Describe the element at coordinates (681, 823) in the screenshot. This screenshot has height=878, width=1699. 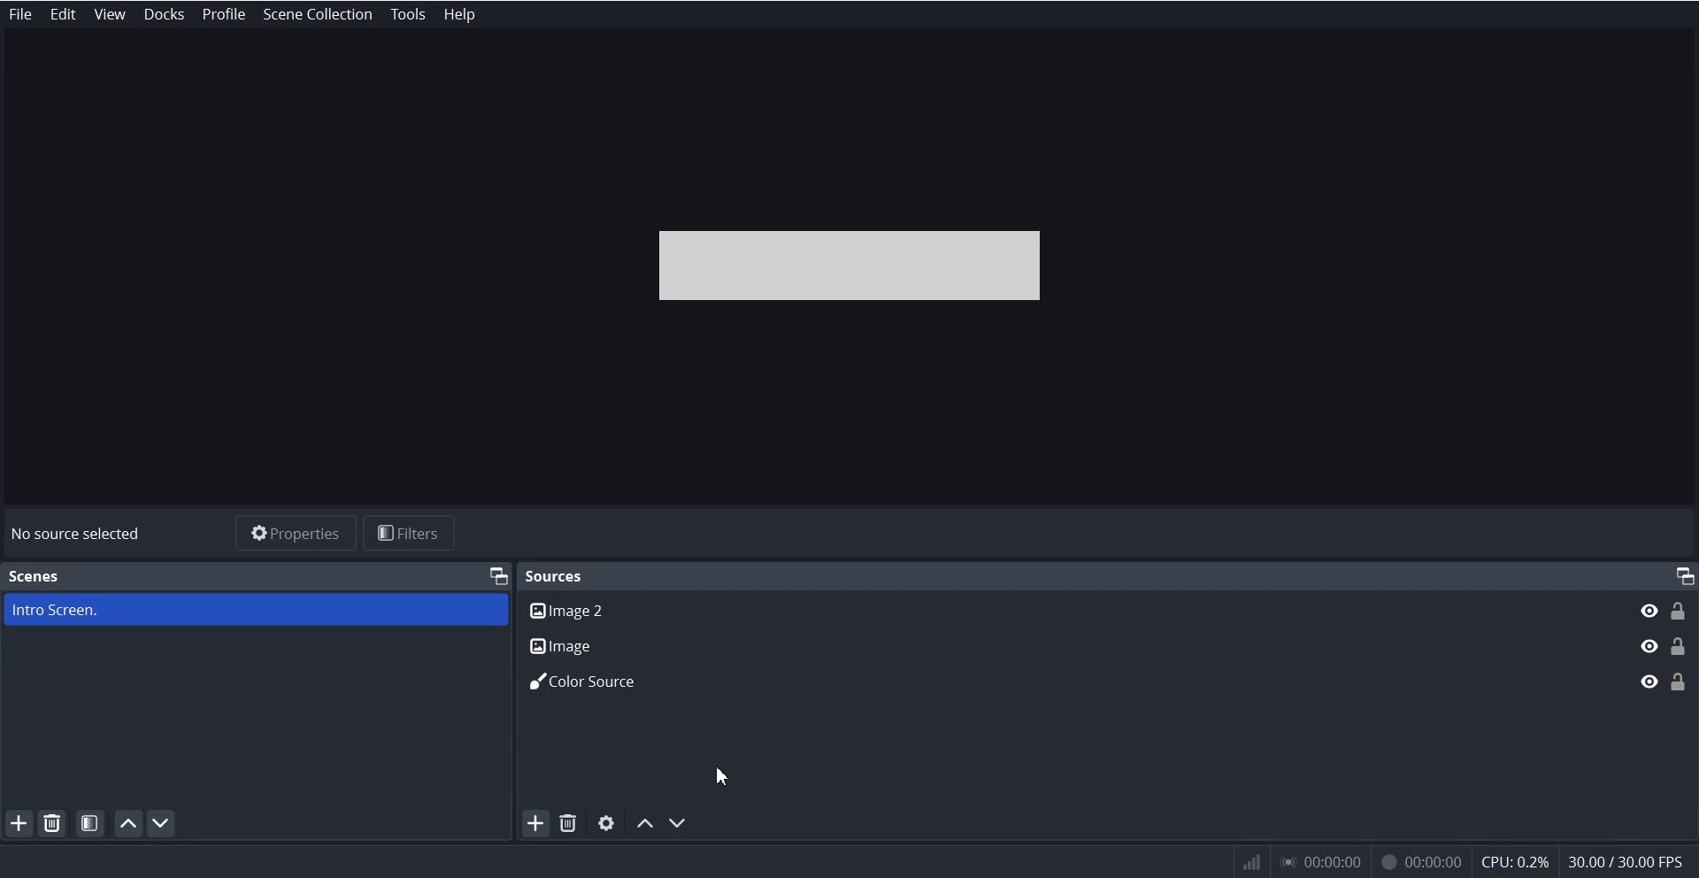
I see `Move Scene down` at that location.